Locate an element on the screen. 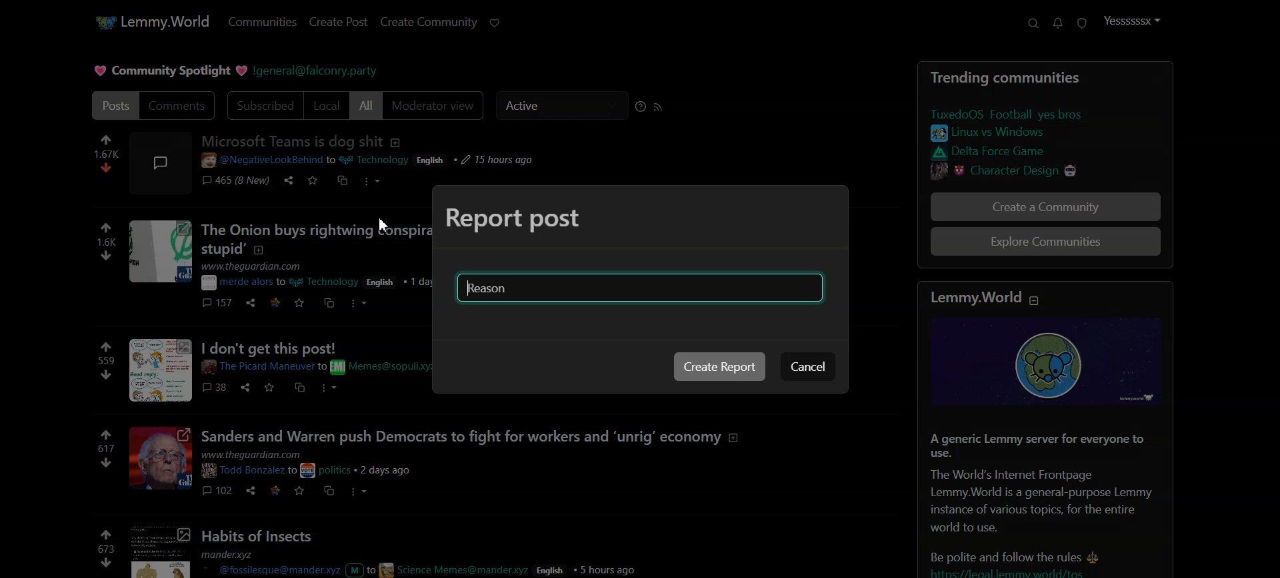 The height and width of the screenshot is (578, 1280). comments is located at coordinates (218, 489).